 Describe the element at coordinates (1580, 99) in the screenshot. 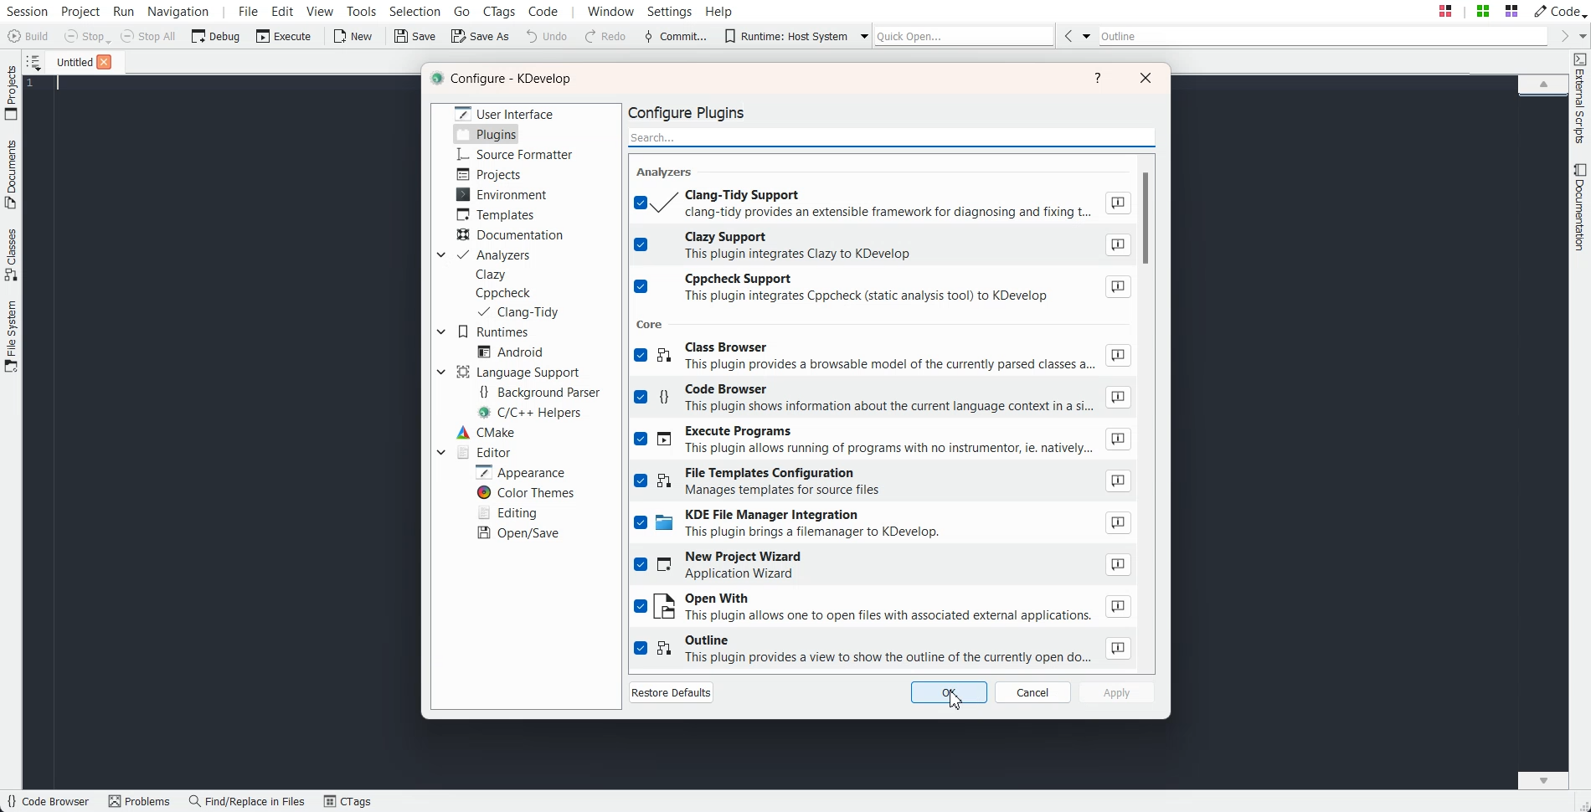

I see `External Scripts` at that location.